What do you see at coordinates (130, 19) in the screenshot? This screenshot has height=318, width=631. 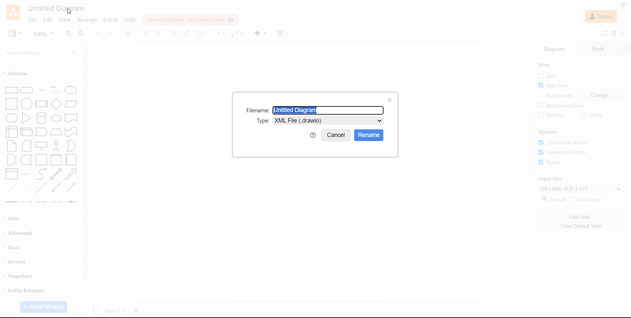 I see `Help ` at bounding box center [130, 19].